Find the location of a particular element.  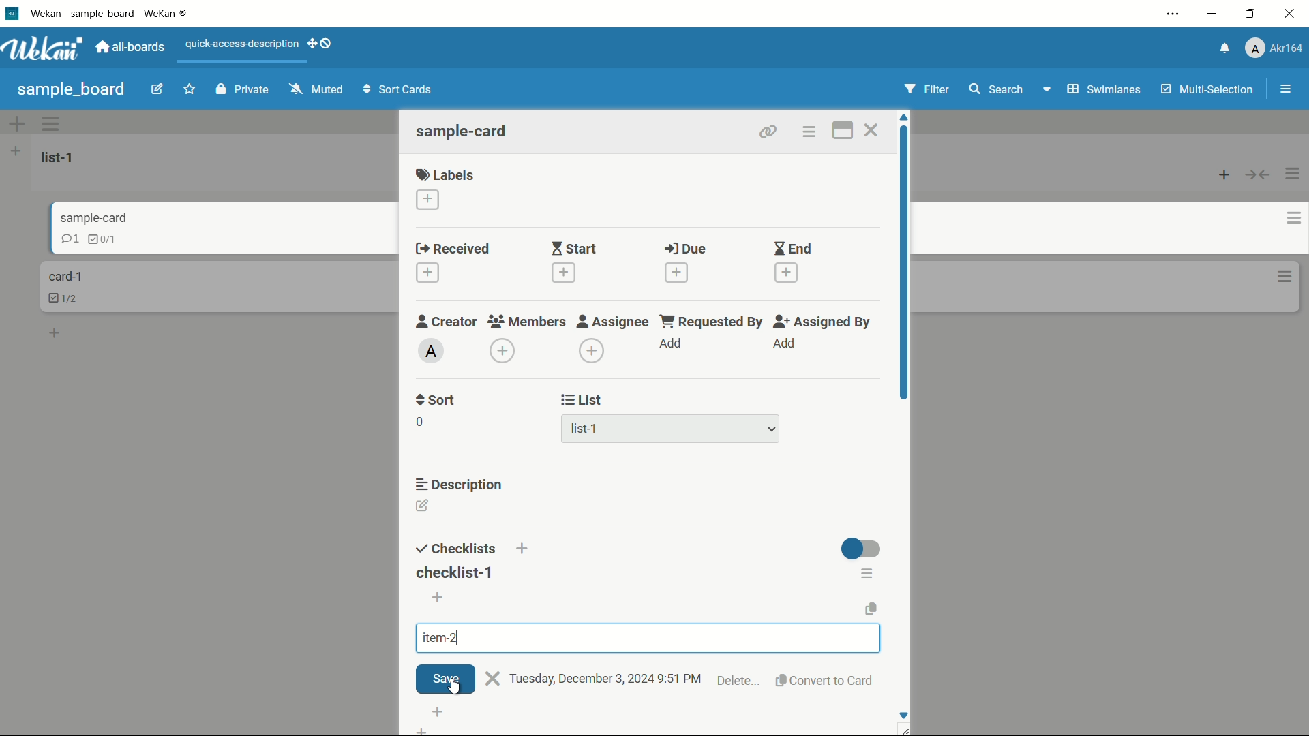

add date is located at coordinates (564, 272).